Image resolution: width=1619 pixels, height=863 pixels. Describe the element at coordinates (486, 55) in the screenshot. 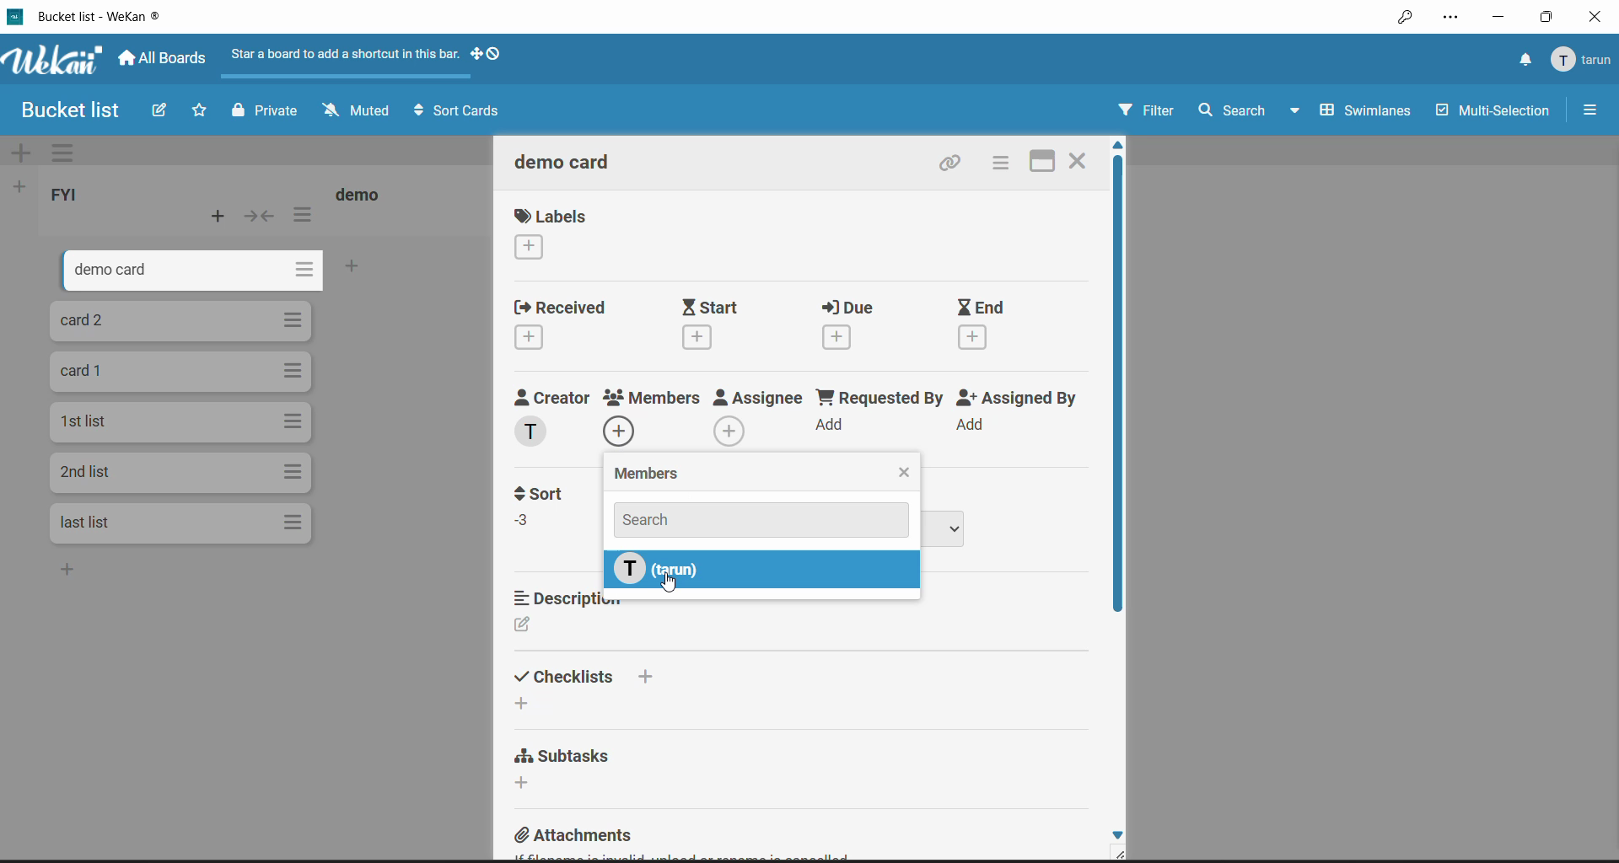

I see `show desktop drag handles` at that location.